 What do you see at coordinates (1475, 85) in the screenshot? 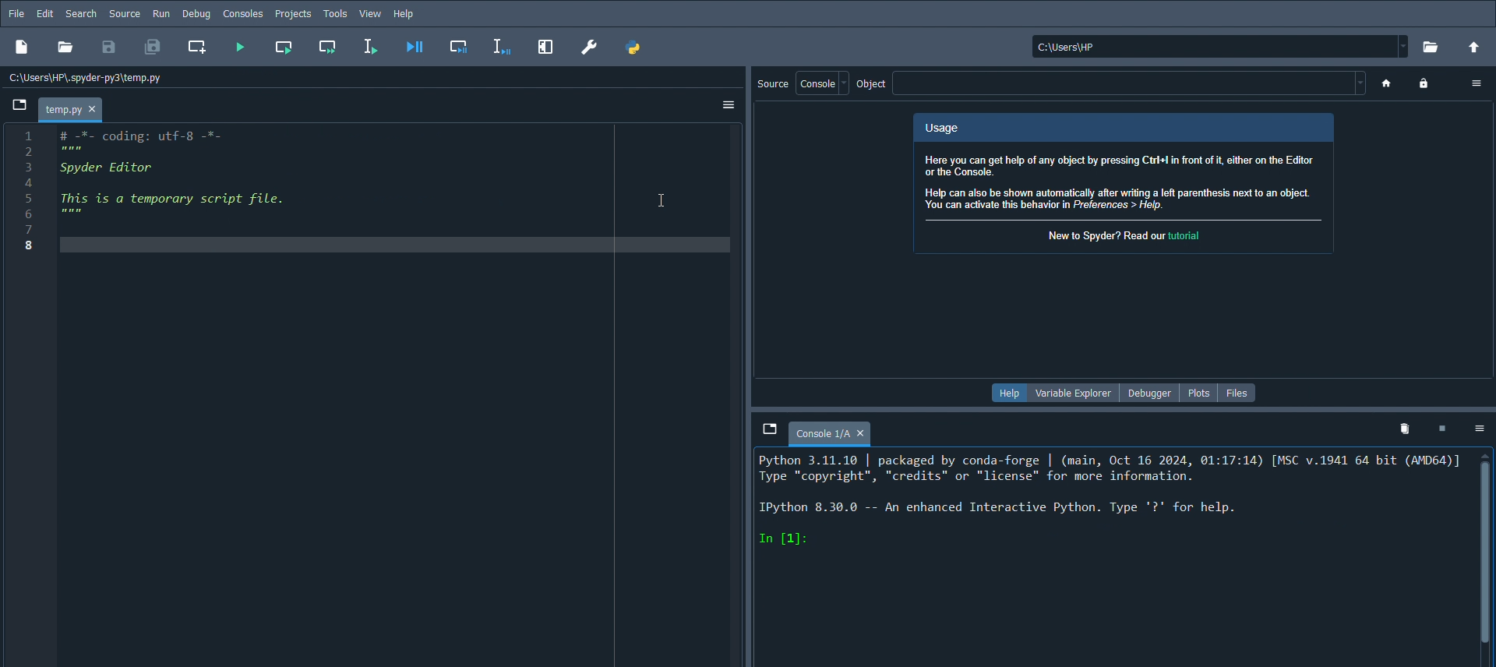
I see `Options` at bounding box center [1475, 85].